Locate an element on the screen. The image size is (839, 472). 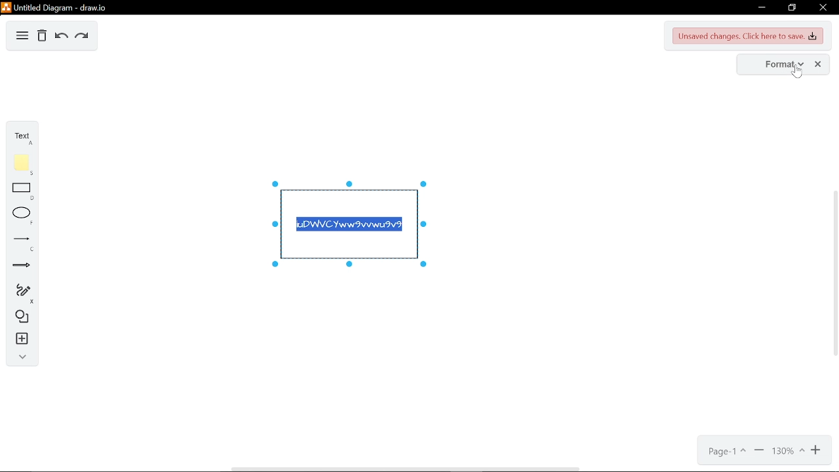
ellipse is located at coordinates (19, 214).